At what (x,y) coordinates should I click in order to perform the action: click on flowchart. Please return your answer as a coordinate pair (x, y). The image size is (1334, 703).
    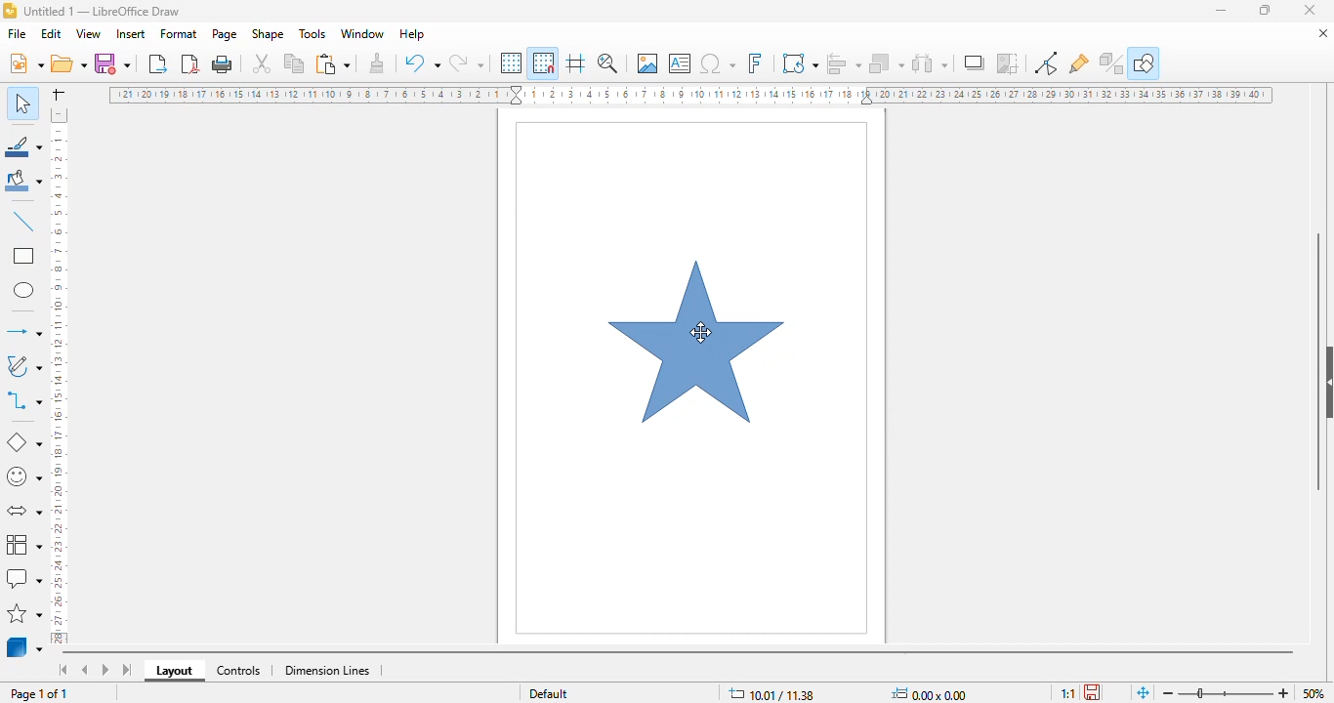
    Looking at the image, I should click on (22, 544).